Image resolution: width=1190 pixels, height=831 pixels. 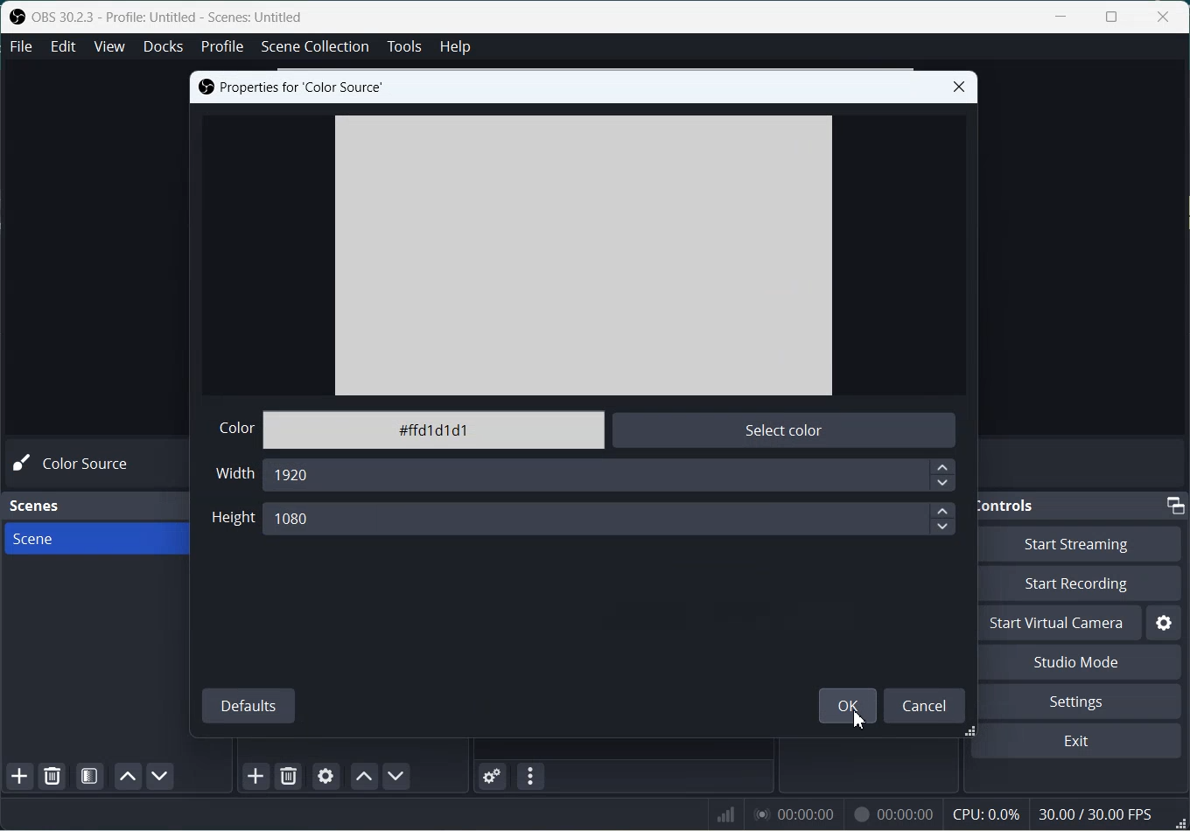 I want to click on Tools, so click(x=405, y=46).